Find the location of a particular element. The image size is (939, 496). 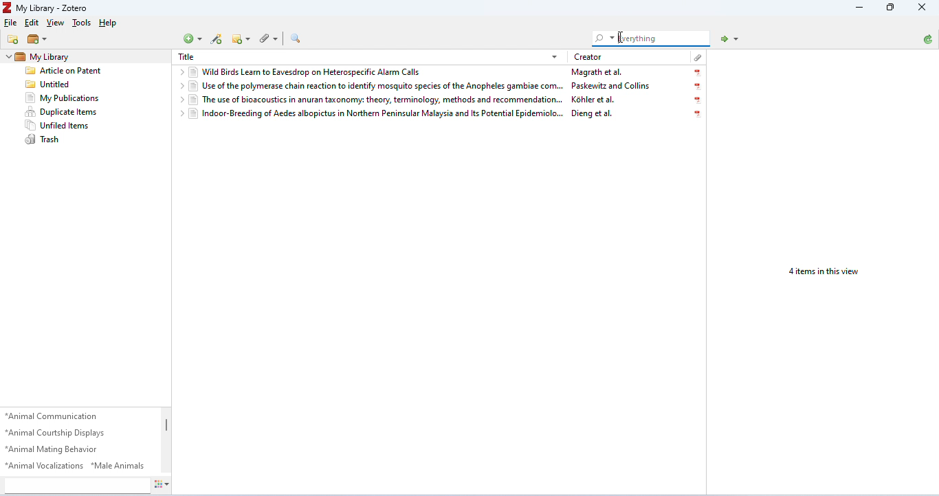

Unfiled tems is located at coordinates (73, 124).